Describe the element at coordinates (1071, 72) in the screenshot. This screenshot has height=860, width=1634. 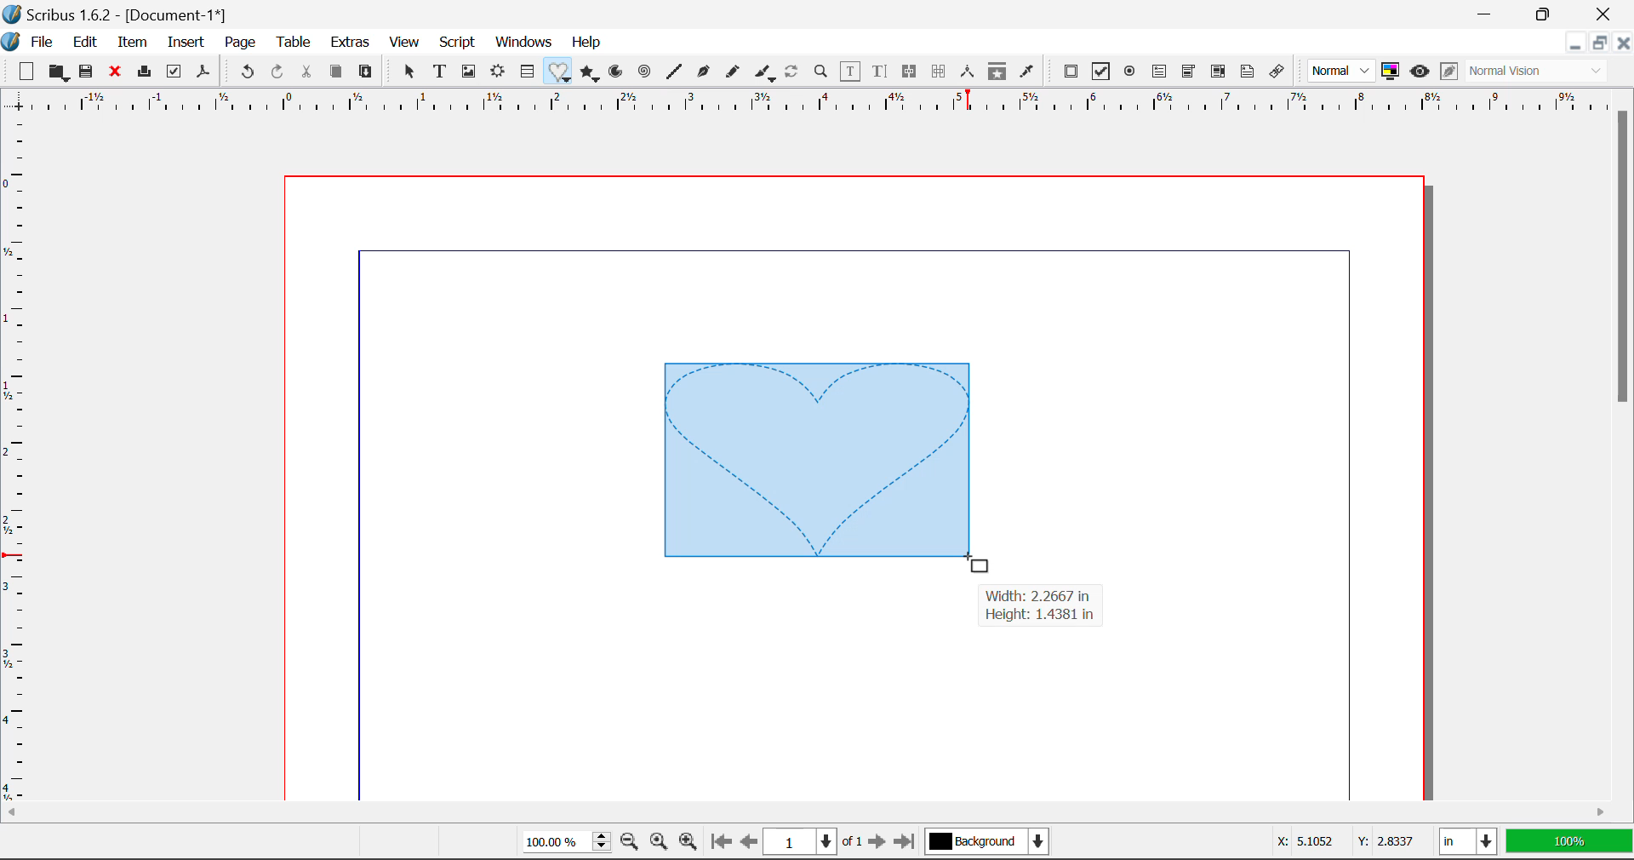
I see `Pdf Push Button` at that location.